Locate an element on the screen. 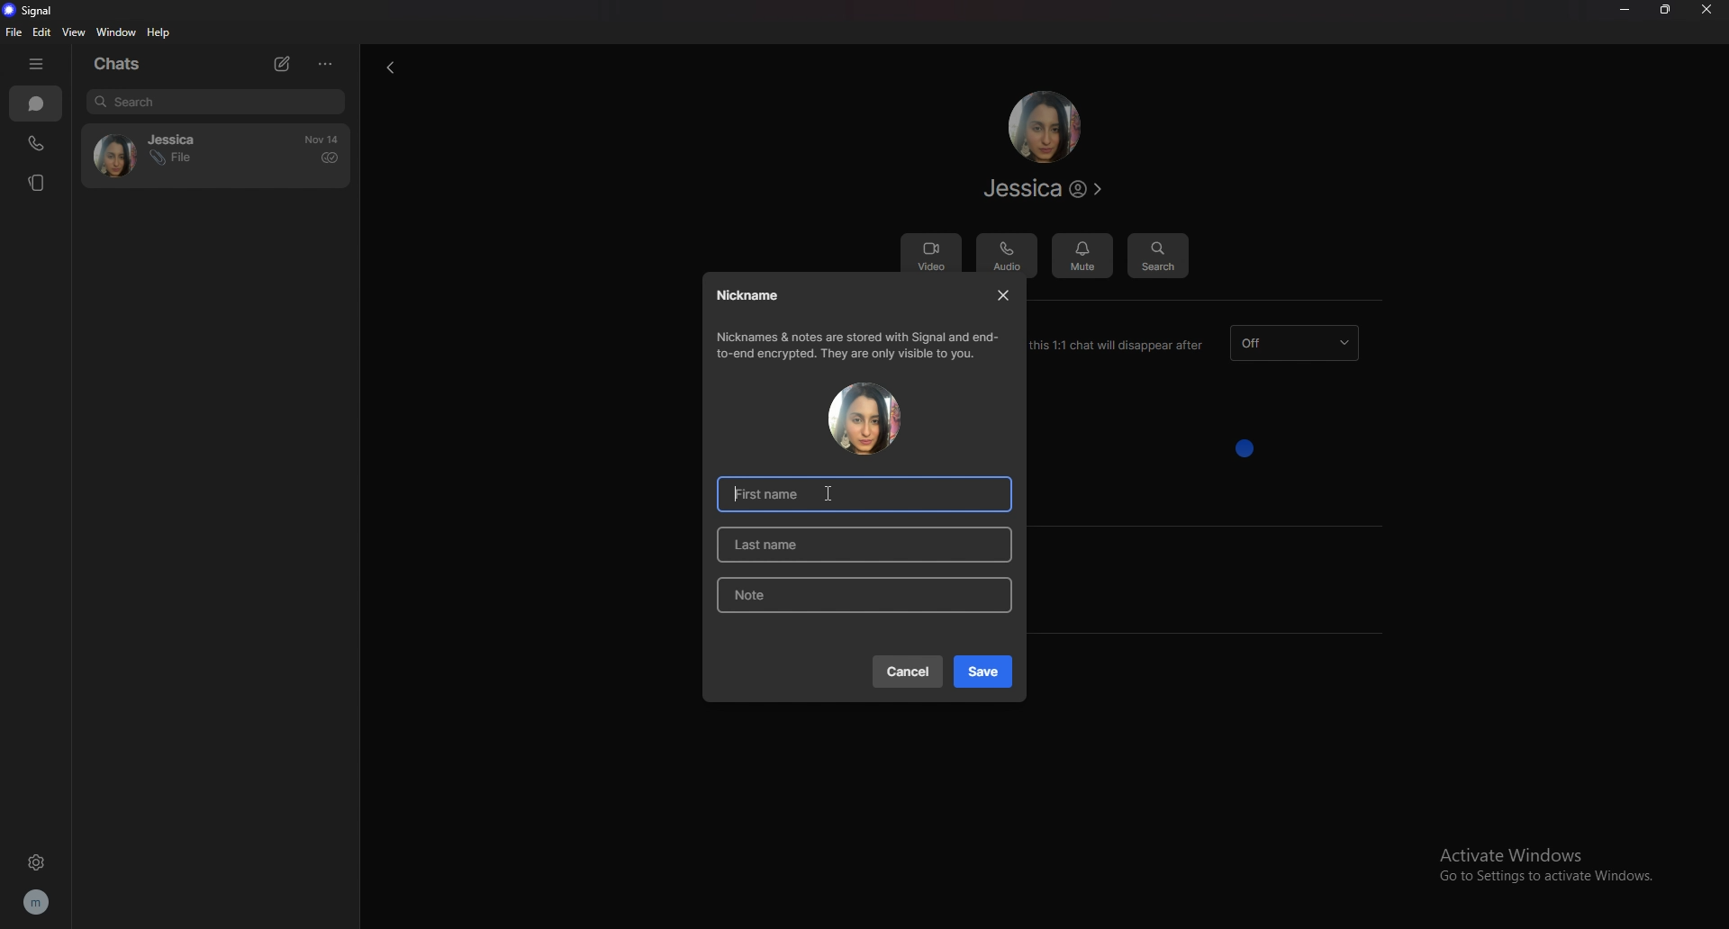 The image size is (1729, 929). close is located at coordinates (1007, 294).